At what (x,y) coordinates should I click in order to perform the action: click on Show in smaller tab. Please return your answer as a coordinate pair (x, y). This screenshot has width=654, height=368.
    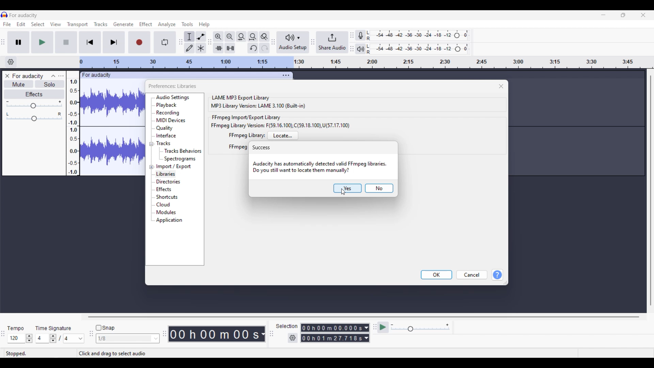
    Looking at the image, I should click on (623, 15).